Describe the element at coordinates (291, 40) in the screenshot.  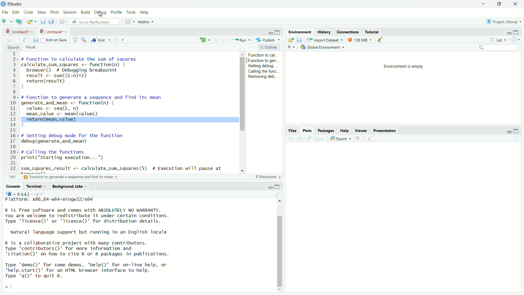
I see `load workspace` at that location.